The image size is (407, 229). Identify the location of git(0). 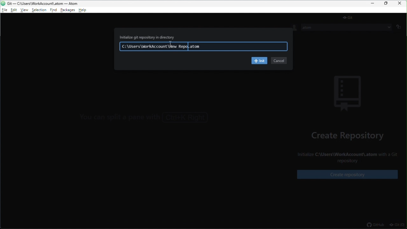
(397, 226).